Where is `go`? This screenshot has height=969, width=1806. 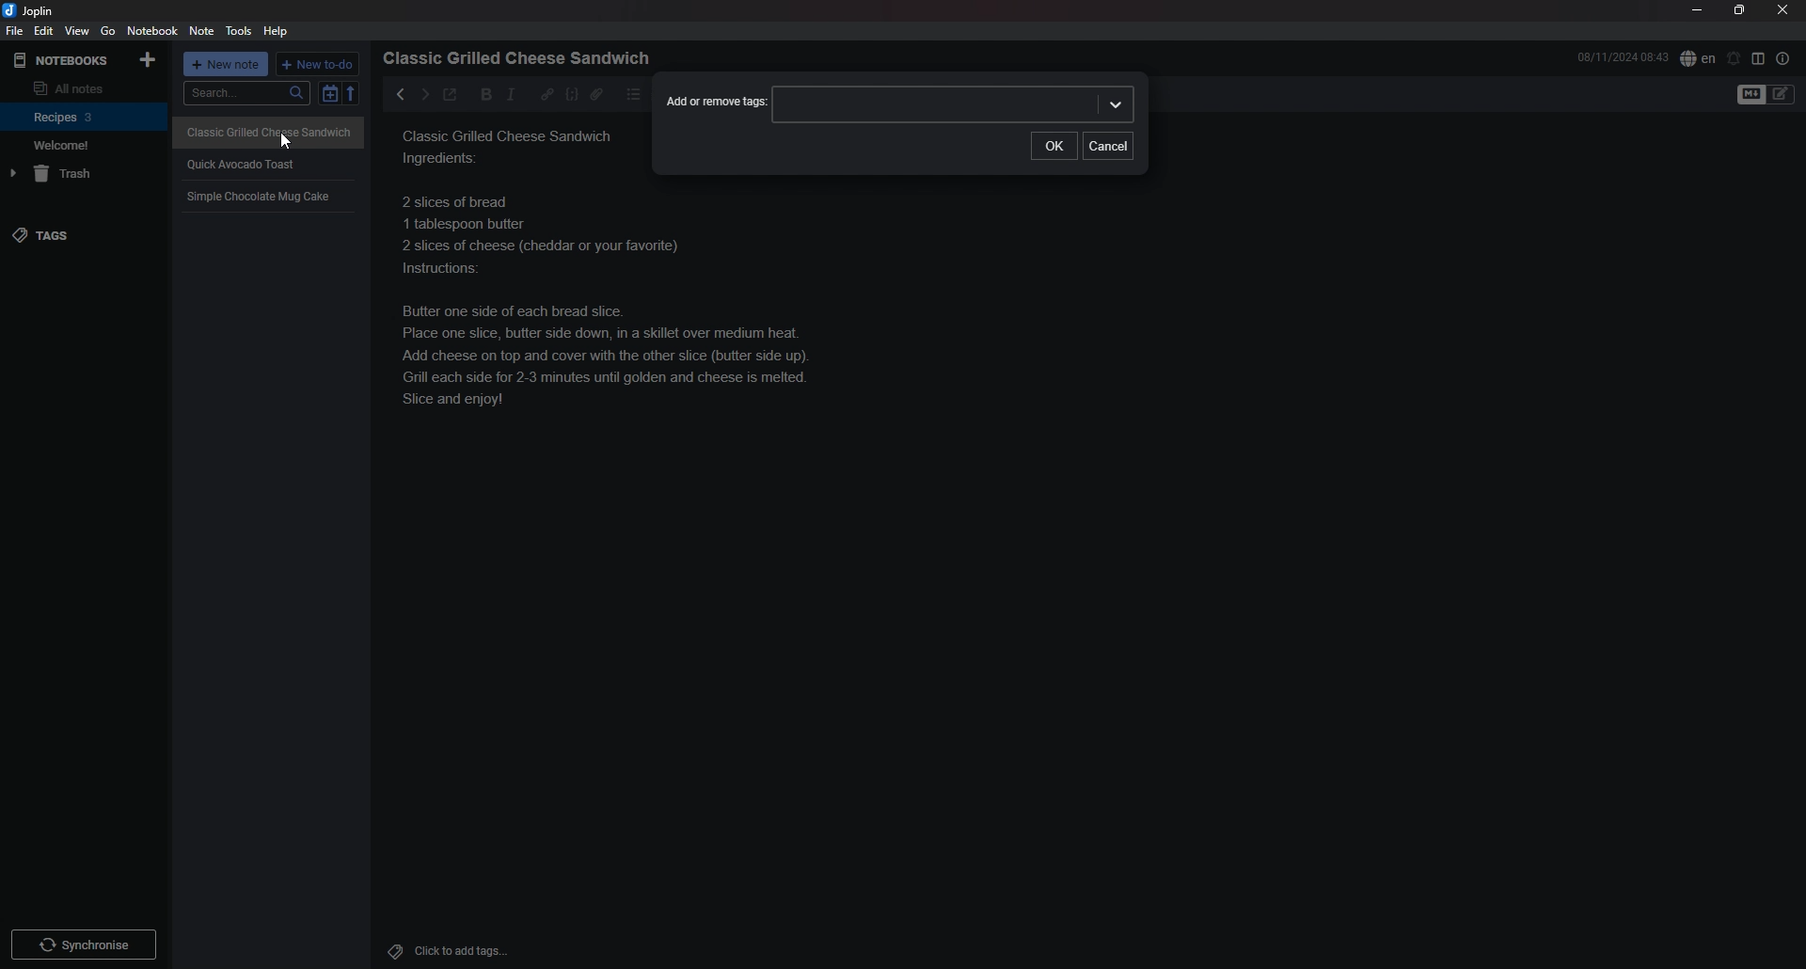 go is located at coordinates (109, 30).